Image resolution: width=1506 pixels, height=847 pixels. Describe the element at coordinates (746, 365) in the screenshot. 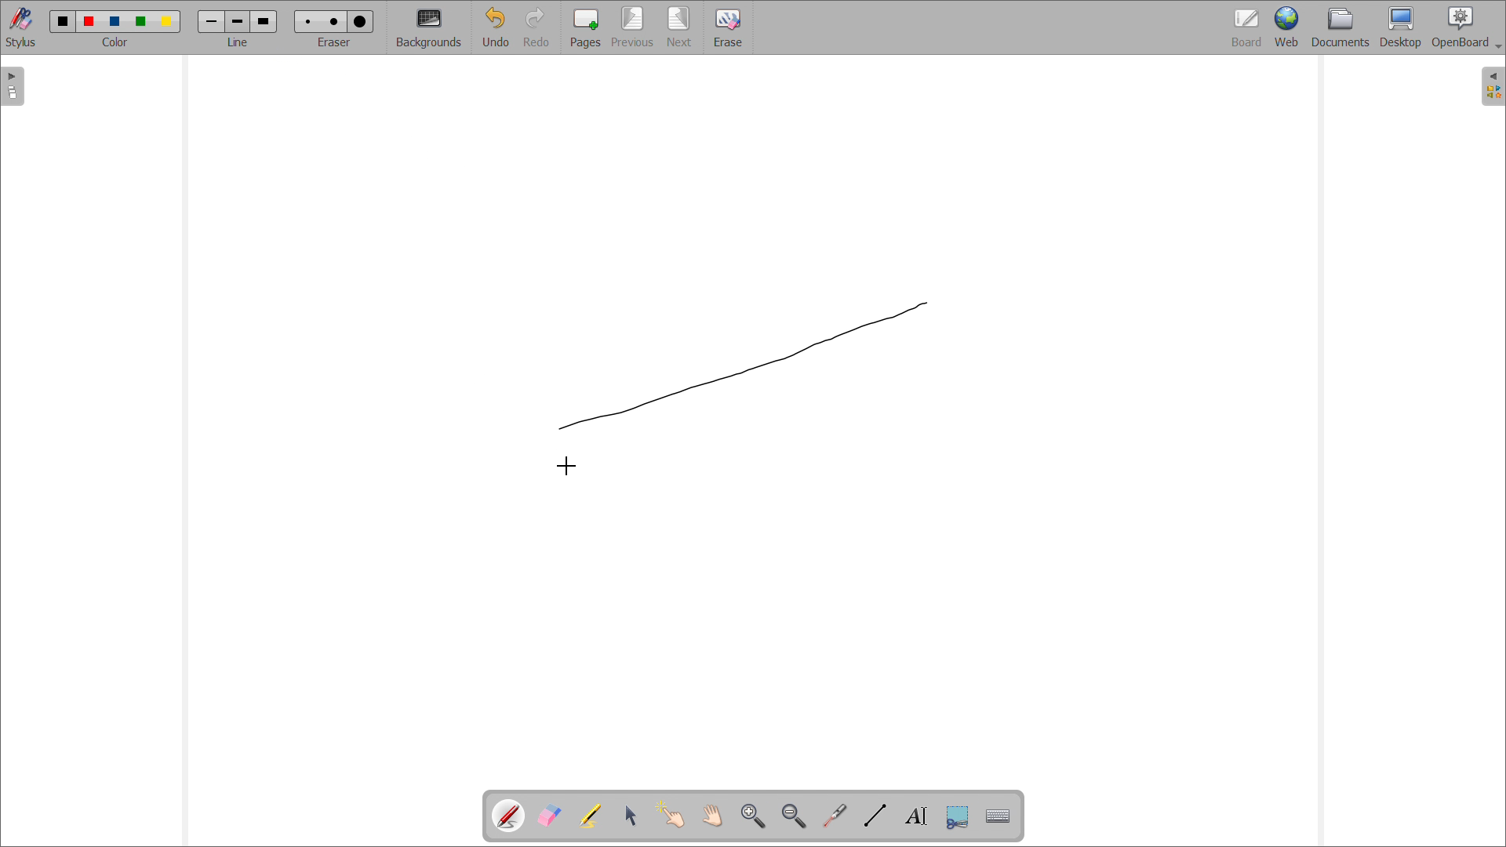

I see `line drawn` at that location.